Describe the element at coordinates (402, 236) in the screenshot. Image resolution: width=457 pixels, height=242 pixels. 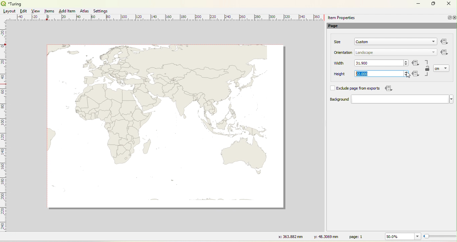
I see `50.0%` at that location.